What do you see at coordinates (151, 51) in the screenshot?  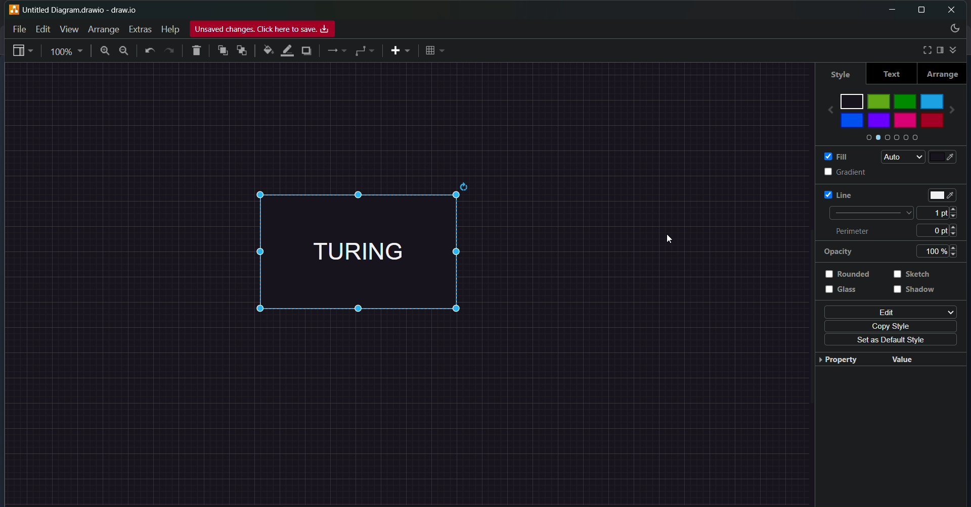 I see `undo` at bounding box center [151, 51].